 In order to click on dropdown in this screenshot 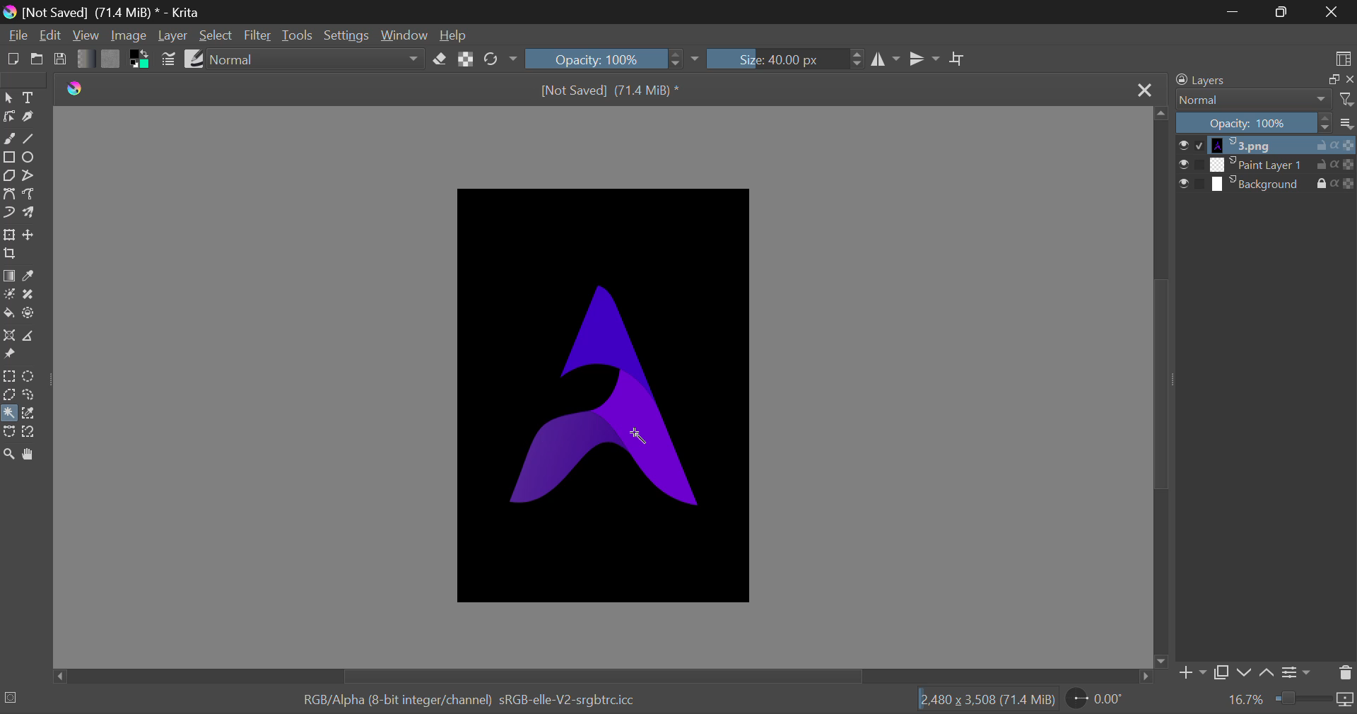, I will do `click(695, 59)`.